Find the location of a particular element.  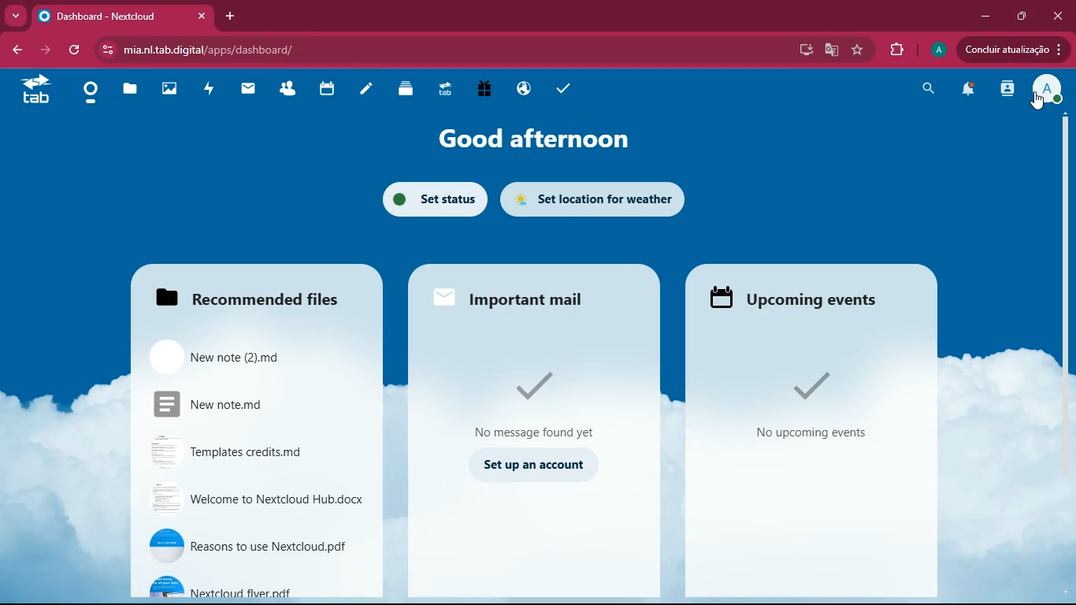

search is located at coordinates (926, 88).